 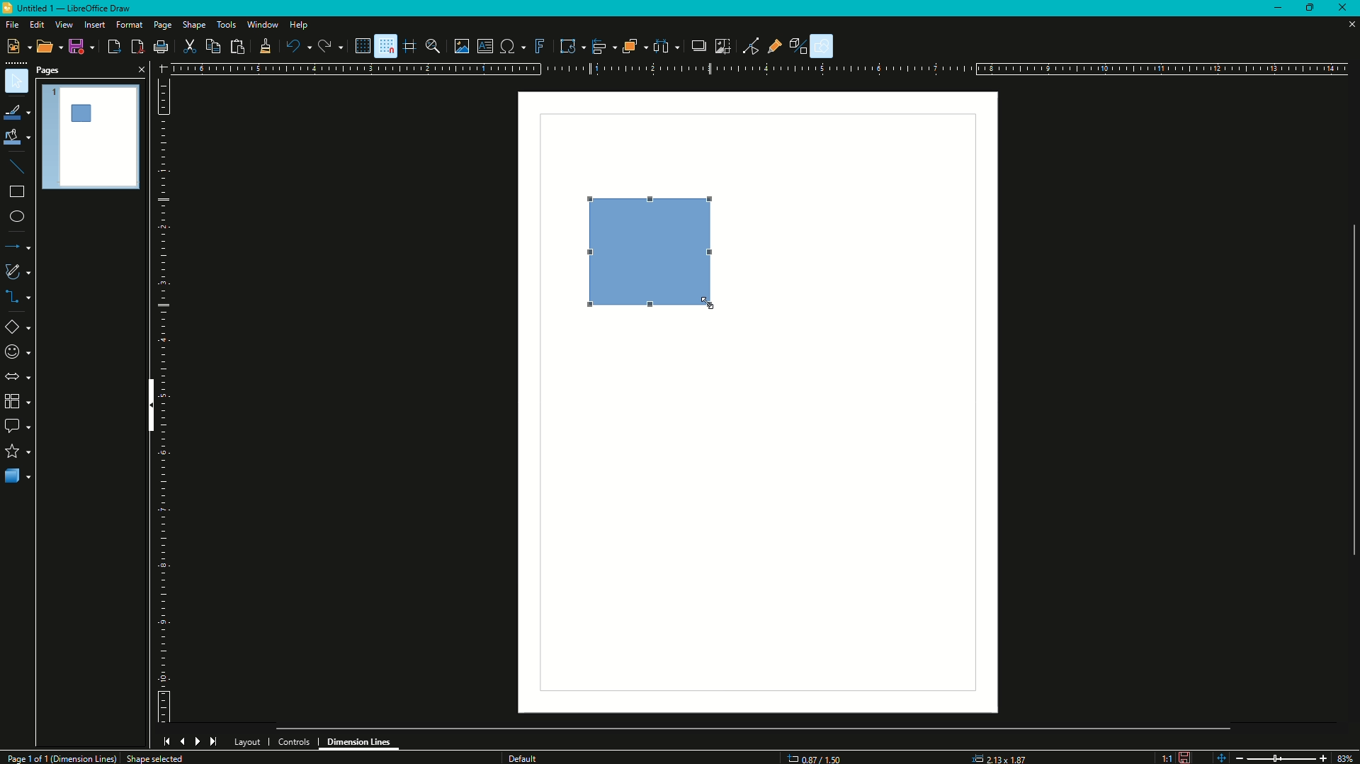 What do you see at coordinates (436, 46) in the screenshot?
I see `Zoom and Pan` at bounding box center [436, 46].